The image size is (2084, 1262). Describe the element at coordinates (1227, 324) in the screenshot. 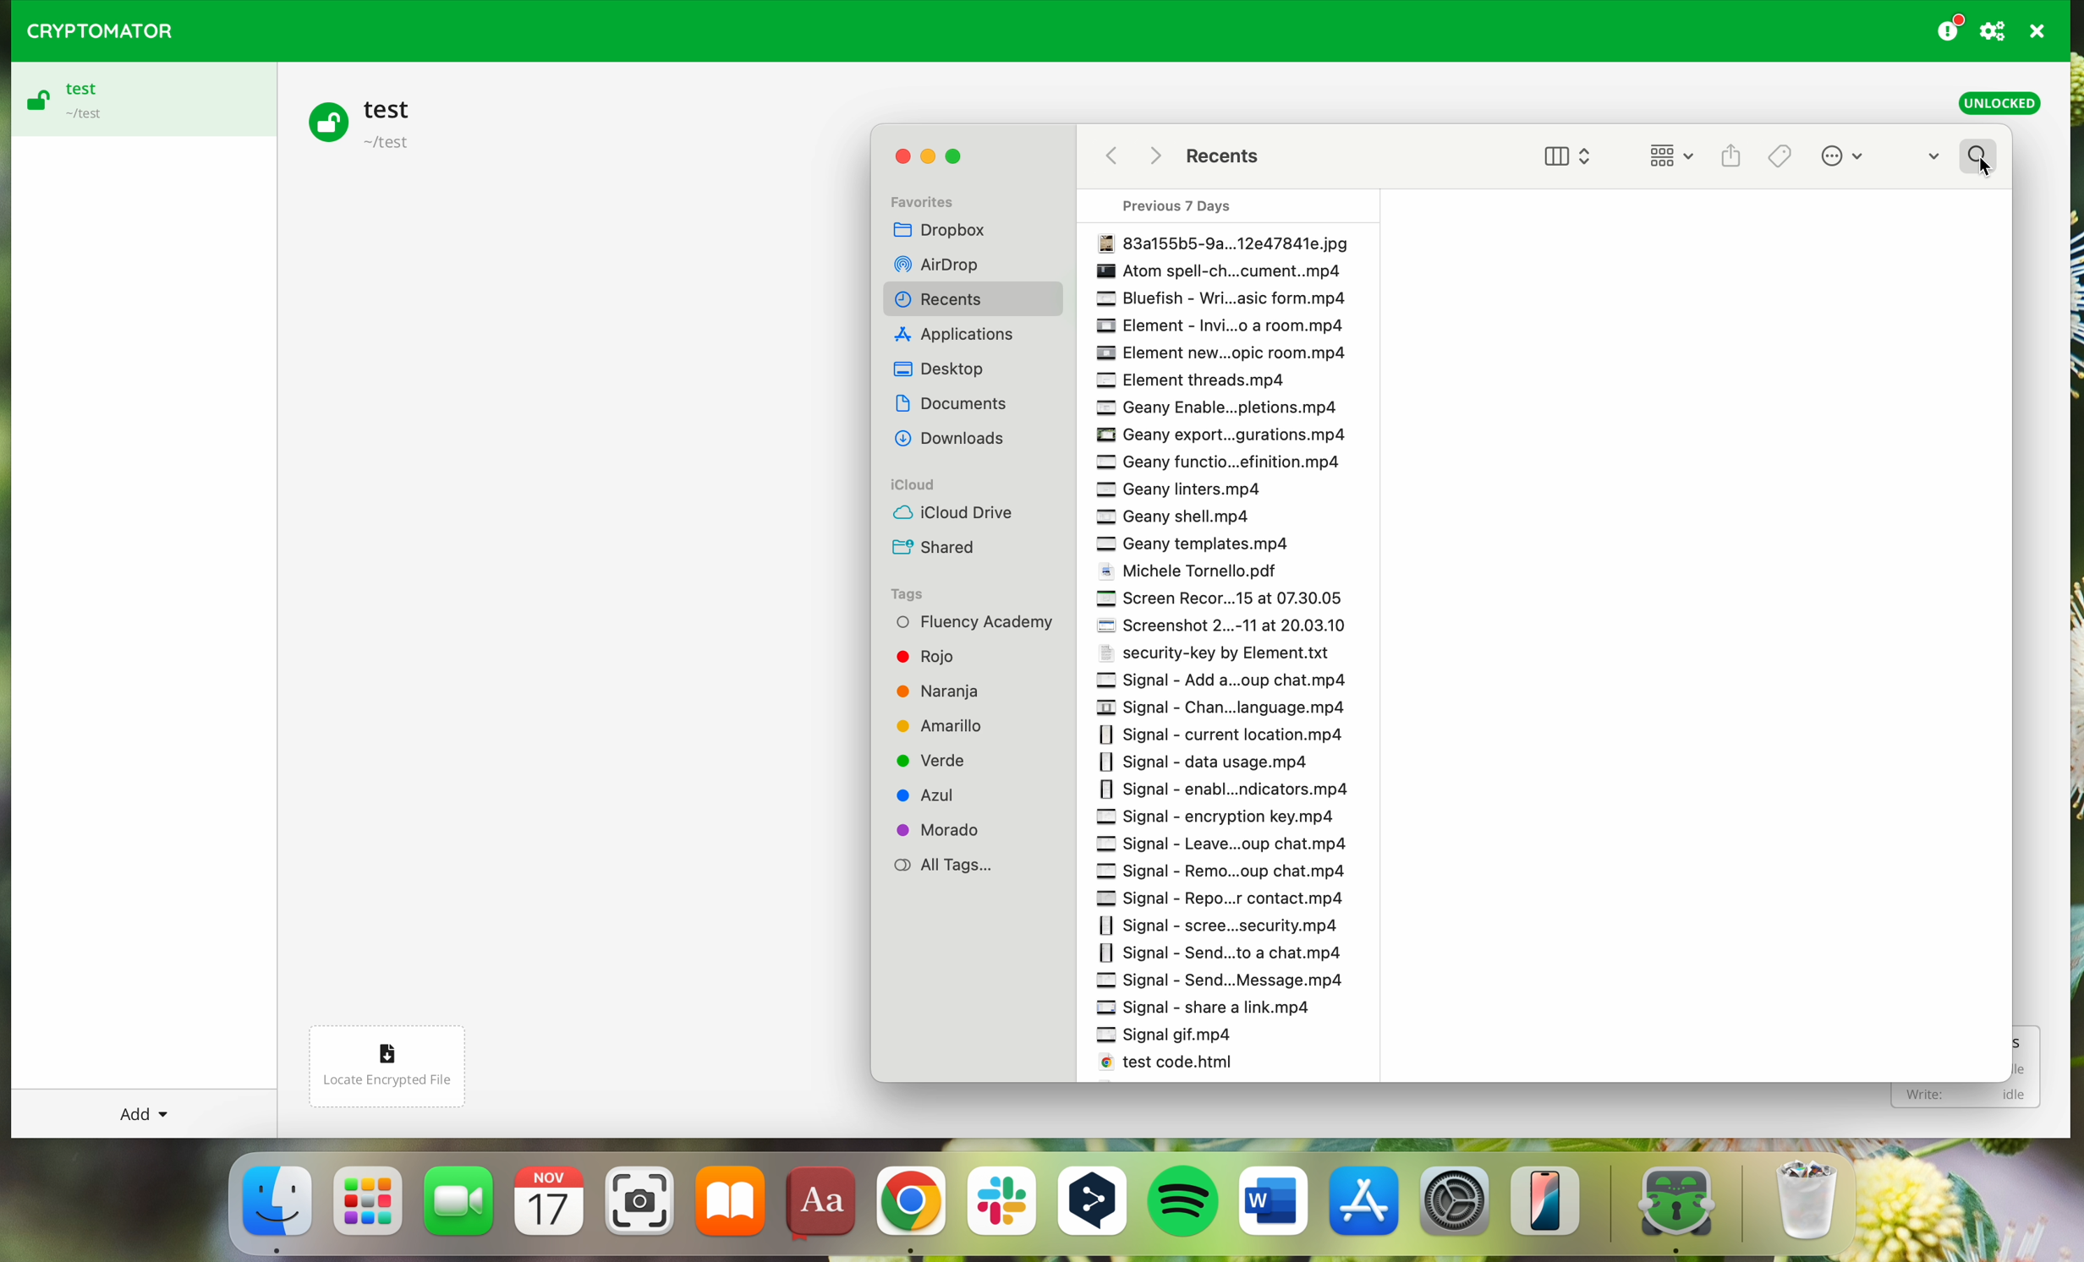

I see `Element` at that location.